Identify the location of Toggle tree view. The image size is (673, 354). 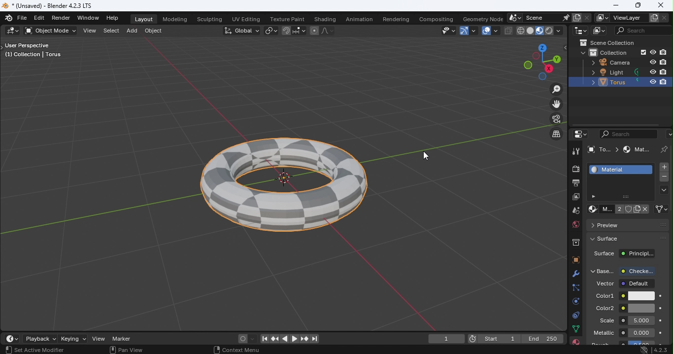
(565, 47).